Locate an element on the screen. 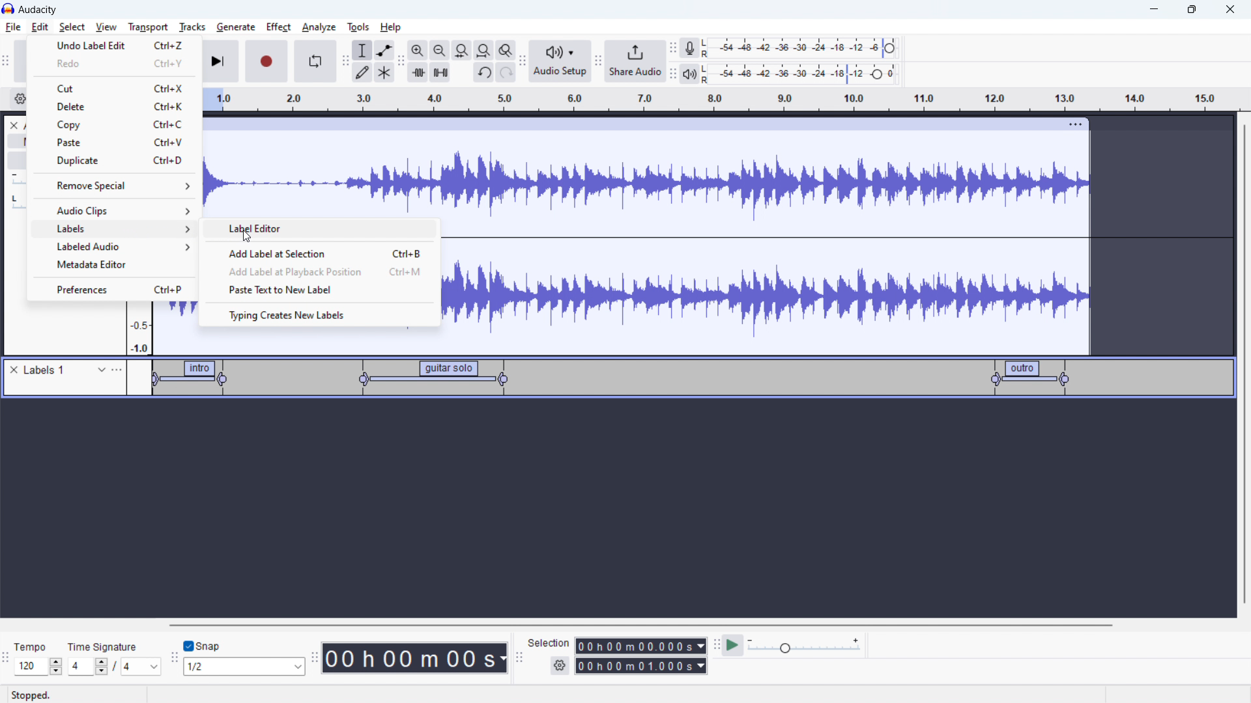  Preferences Ctrl+P is located at coordinates (120, 288).